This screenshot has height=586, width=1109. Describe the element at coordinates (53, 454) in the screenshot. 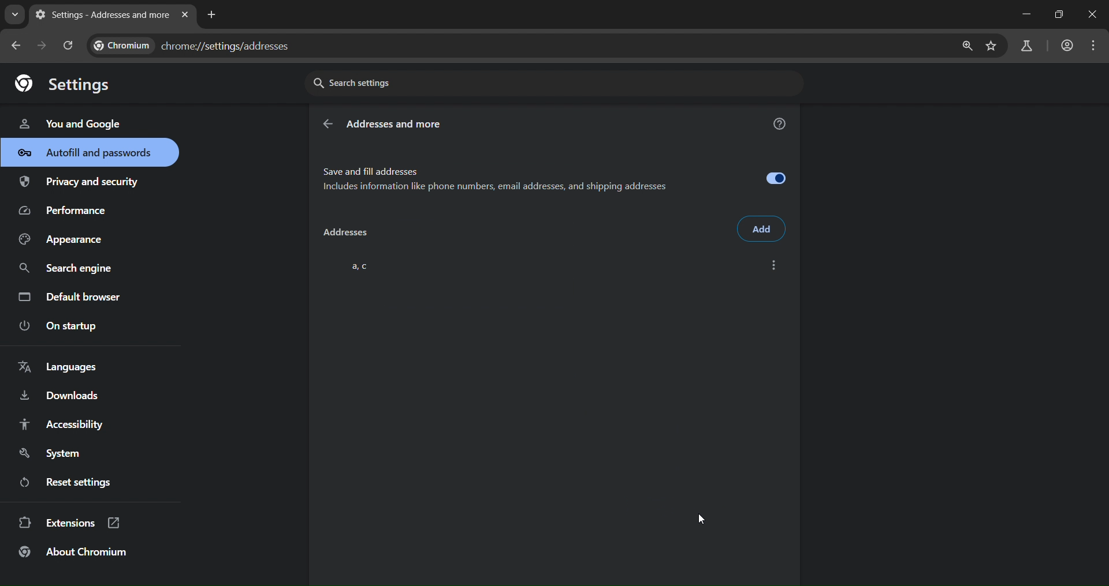

I see `system` at that location.